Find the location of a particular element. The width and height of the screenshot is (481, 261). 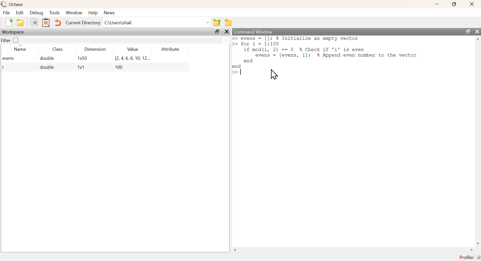

profiler is located at coordinates (467, 257).